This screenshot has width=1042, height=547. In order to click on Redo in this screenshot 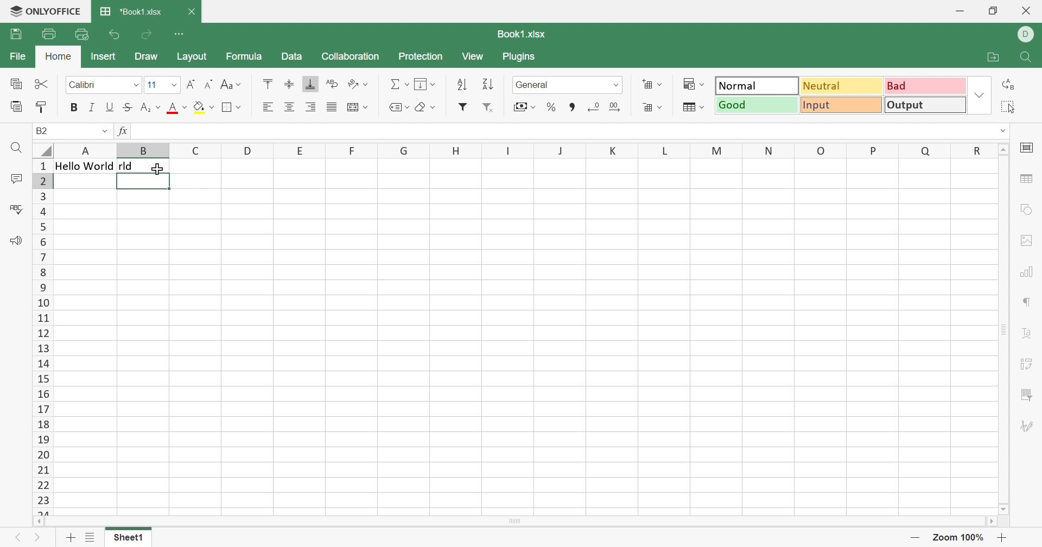, I will do `click(147, 34)`.